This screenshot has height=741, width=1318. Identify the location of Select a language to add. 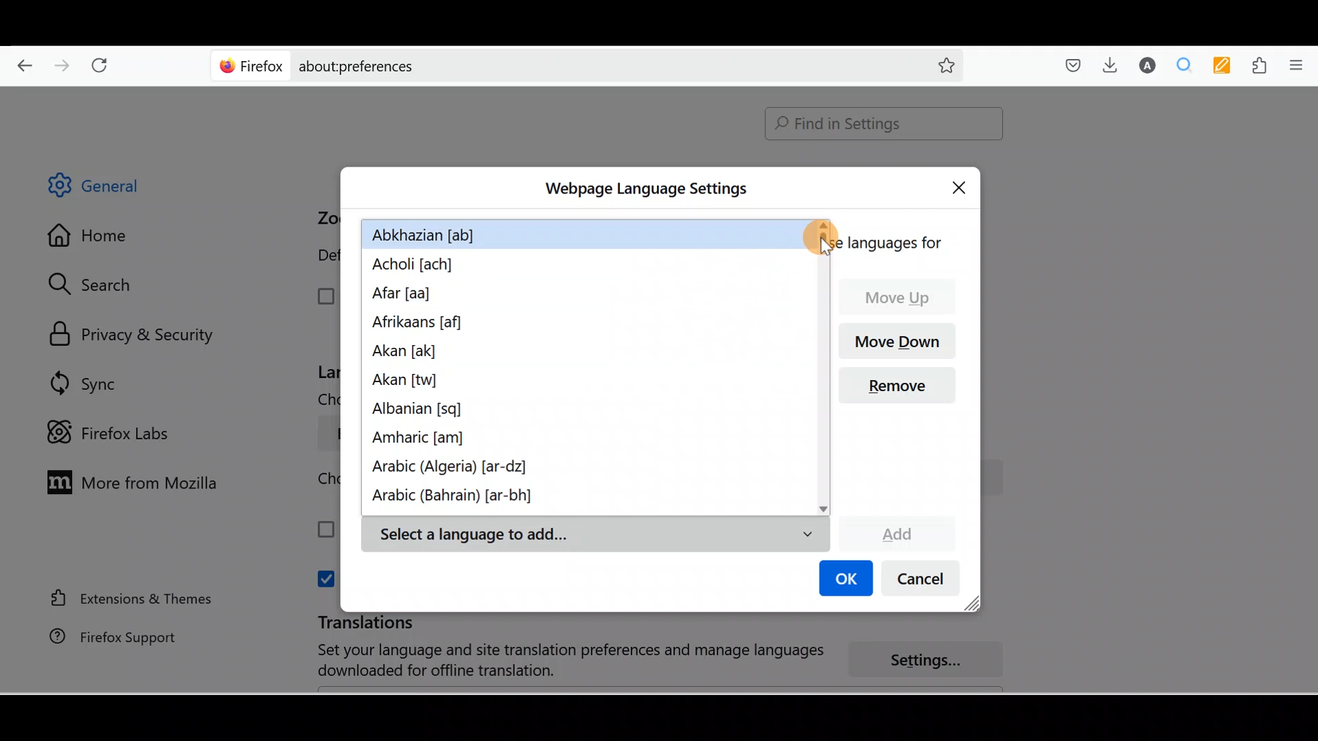
(594, 535).